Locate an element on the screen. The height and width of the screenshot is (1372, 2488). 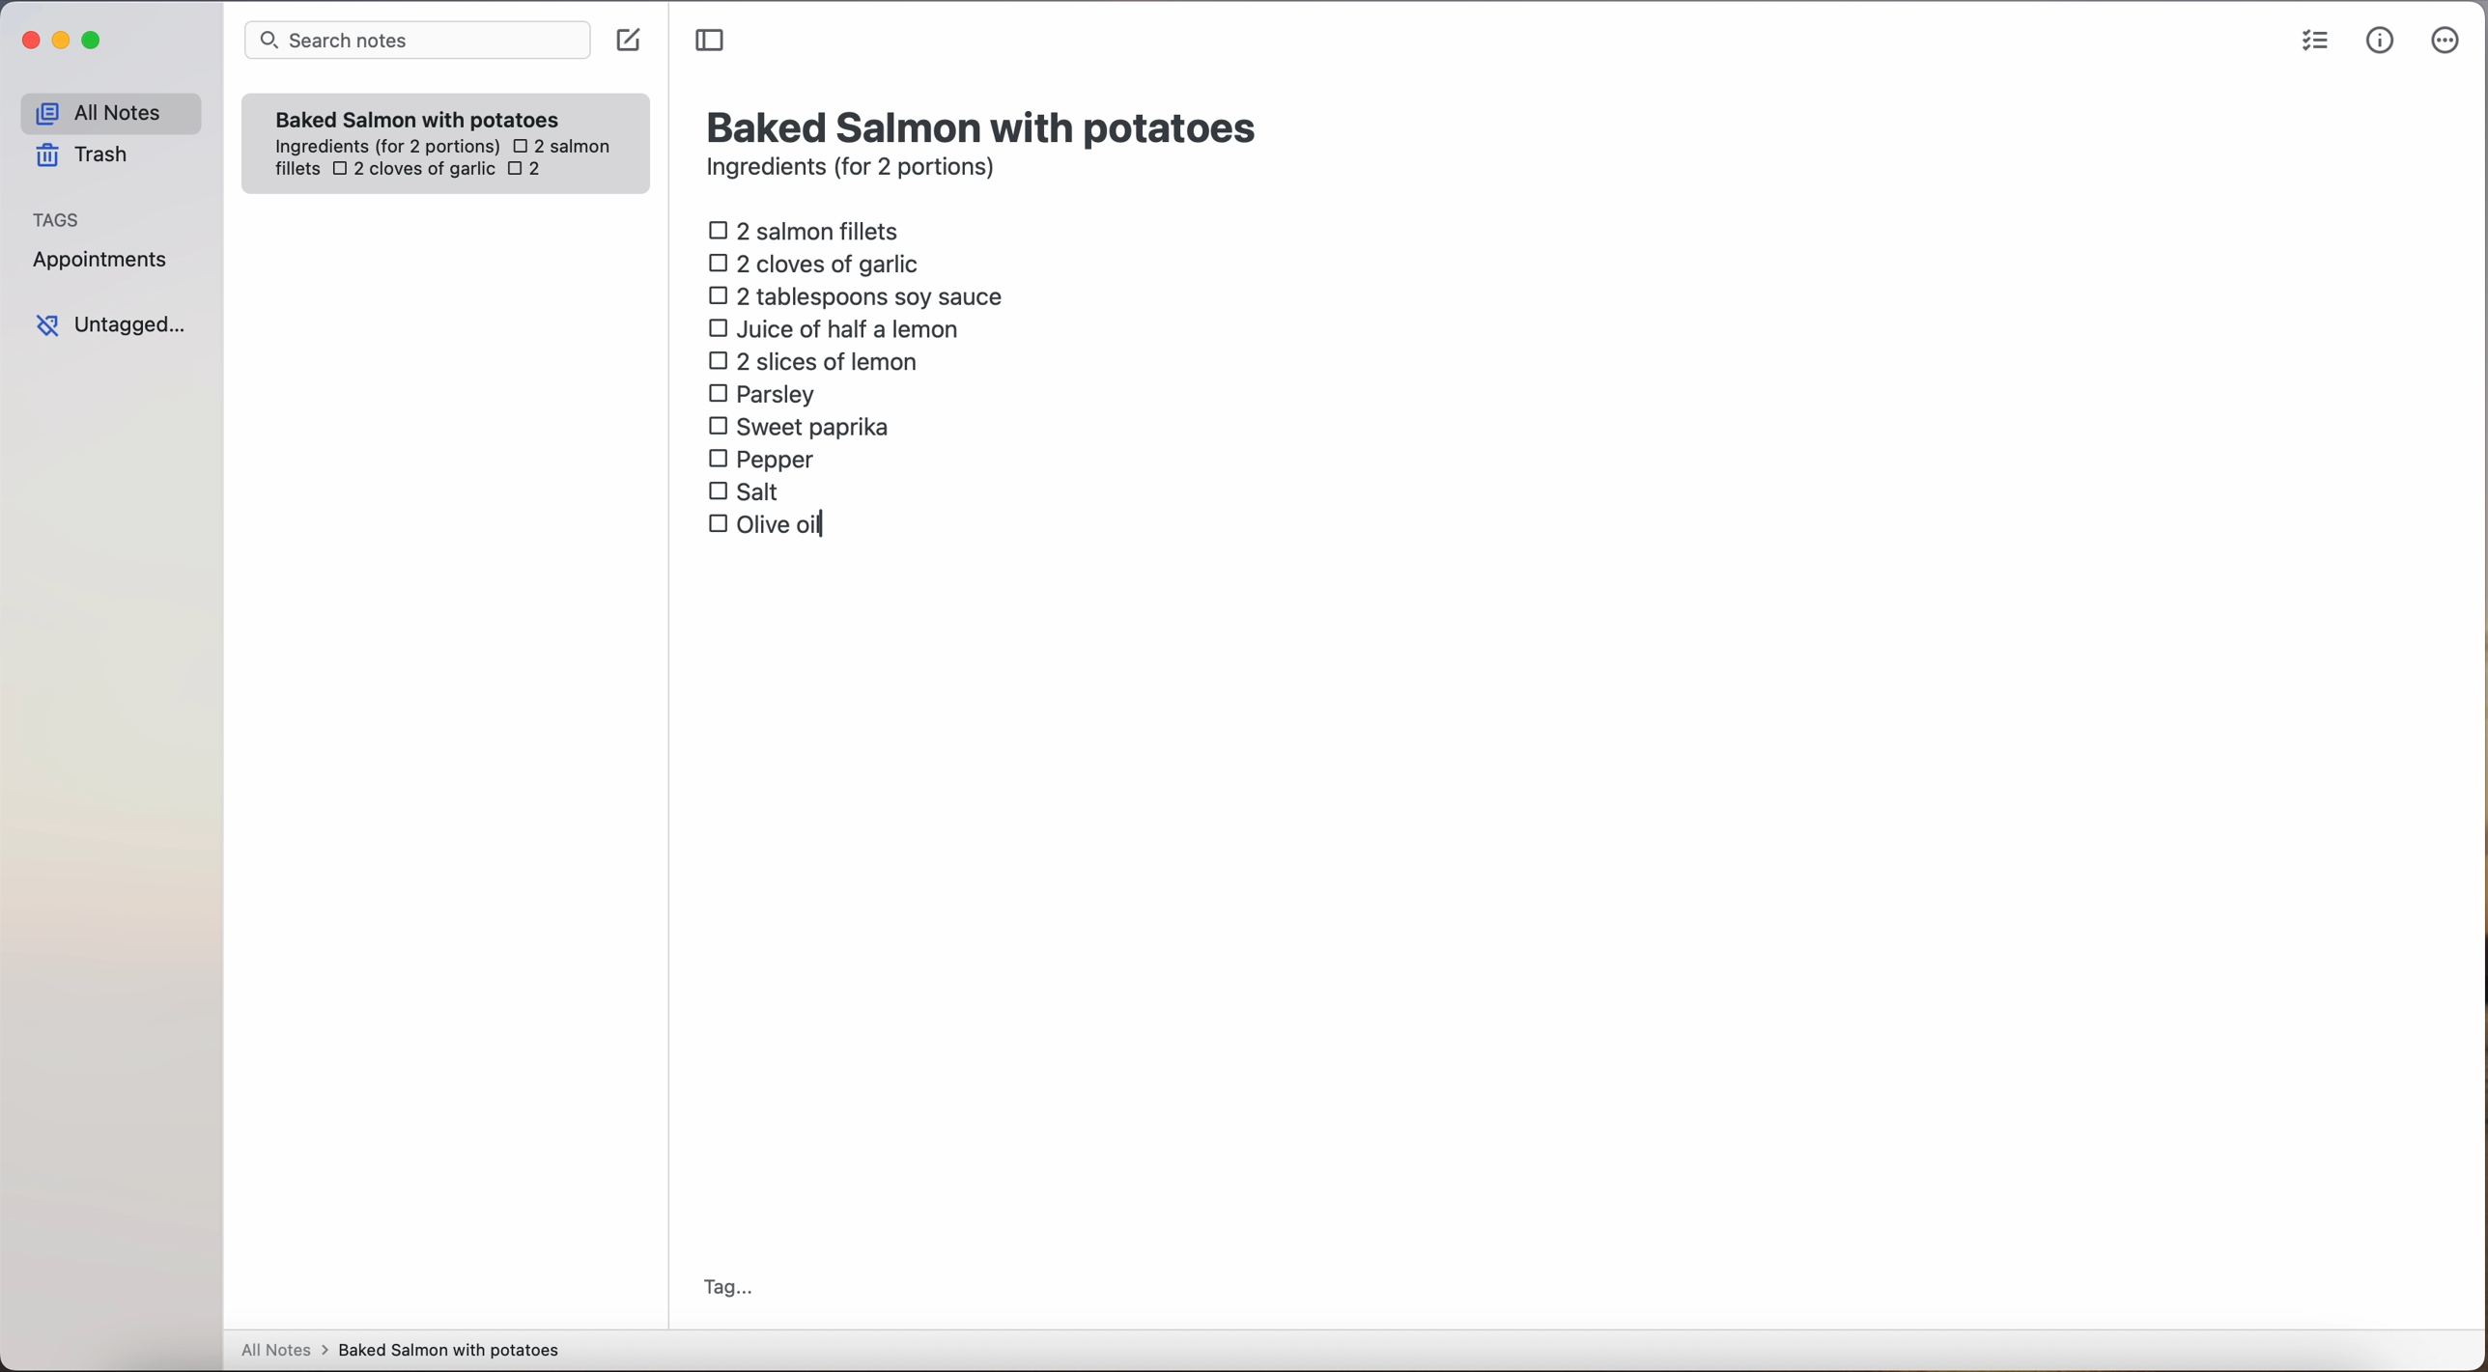
tags is located at coordinates (57, 217).